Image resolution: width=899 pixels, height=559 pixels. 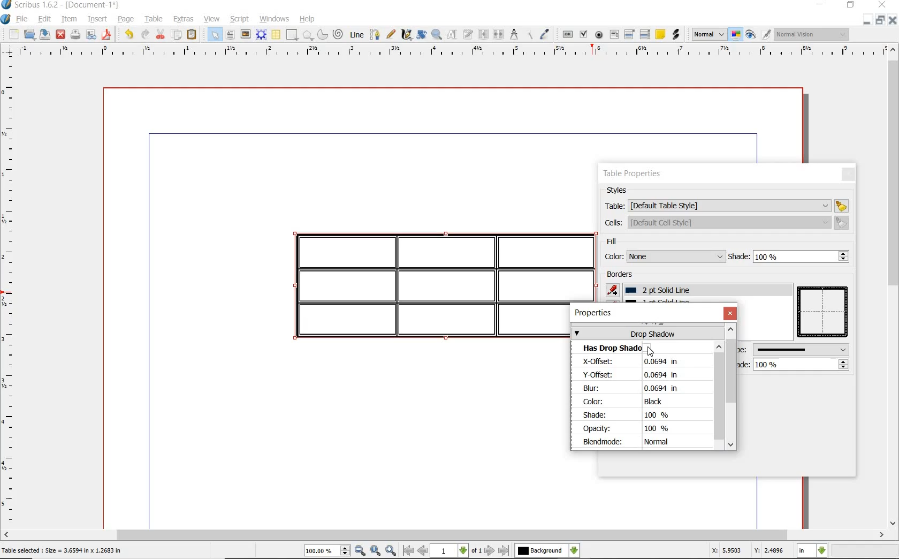 What do you see at coordinates (545, 35) in the screenshot?
I see `eye dropper` at bounding box center [545, 35].